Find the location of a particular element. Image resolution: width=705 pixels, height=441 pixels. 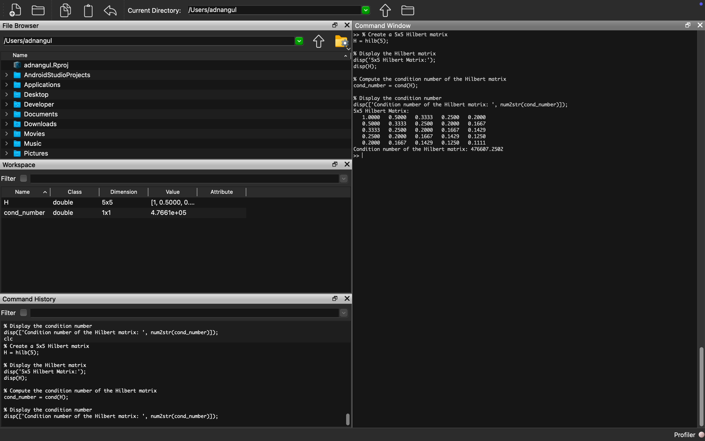

Command Window is located at coordinates (385, 26).